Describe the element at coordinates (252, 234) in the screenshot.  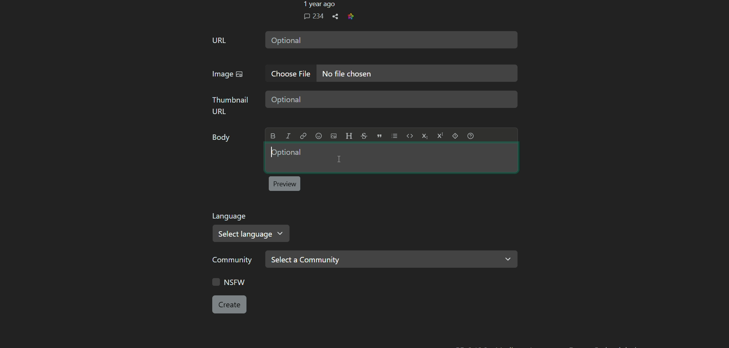
I see `Select language` at that location.